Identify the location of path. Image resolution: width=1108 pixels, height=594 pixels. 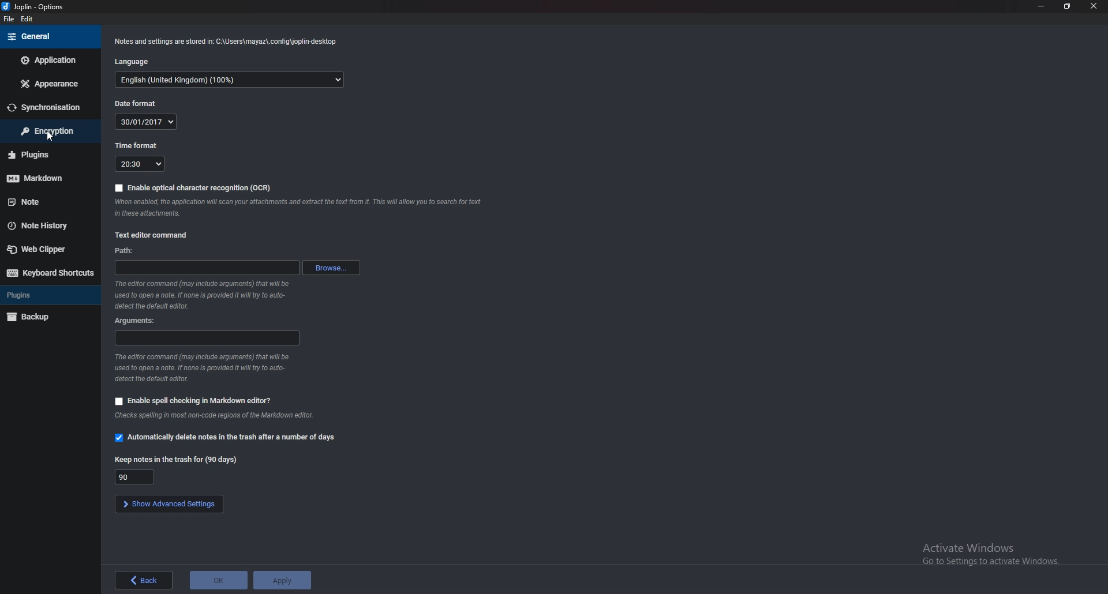
(125, 252).